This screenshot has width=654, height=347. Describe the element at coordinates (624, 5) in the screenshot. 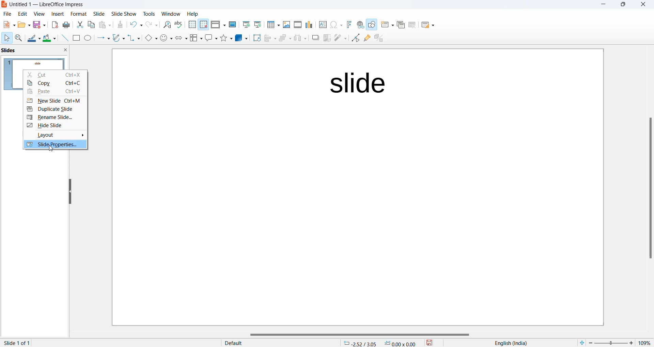

I see `maximize` at that location.